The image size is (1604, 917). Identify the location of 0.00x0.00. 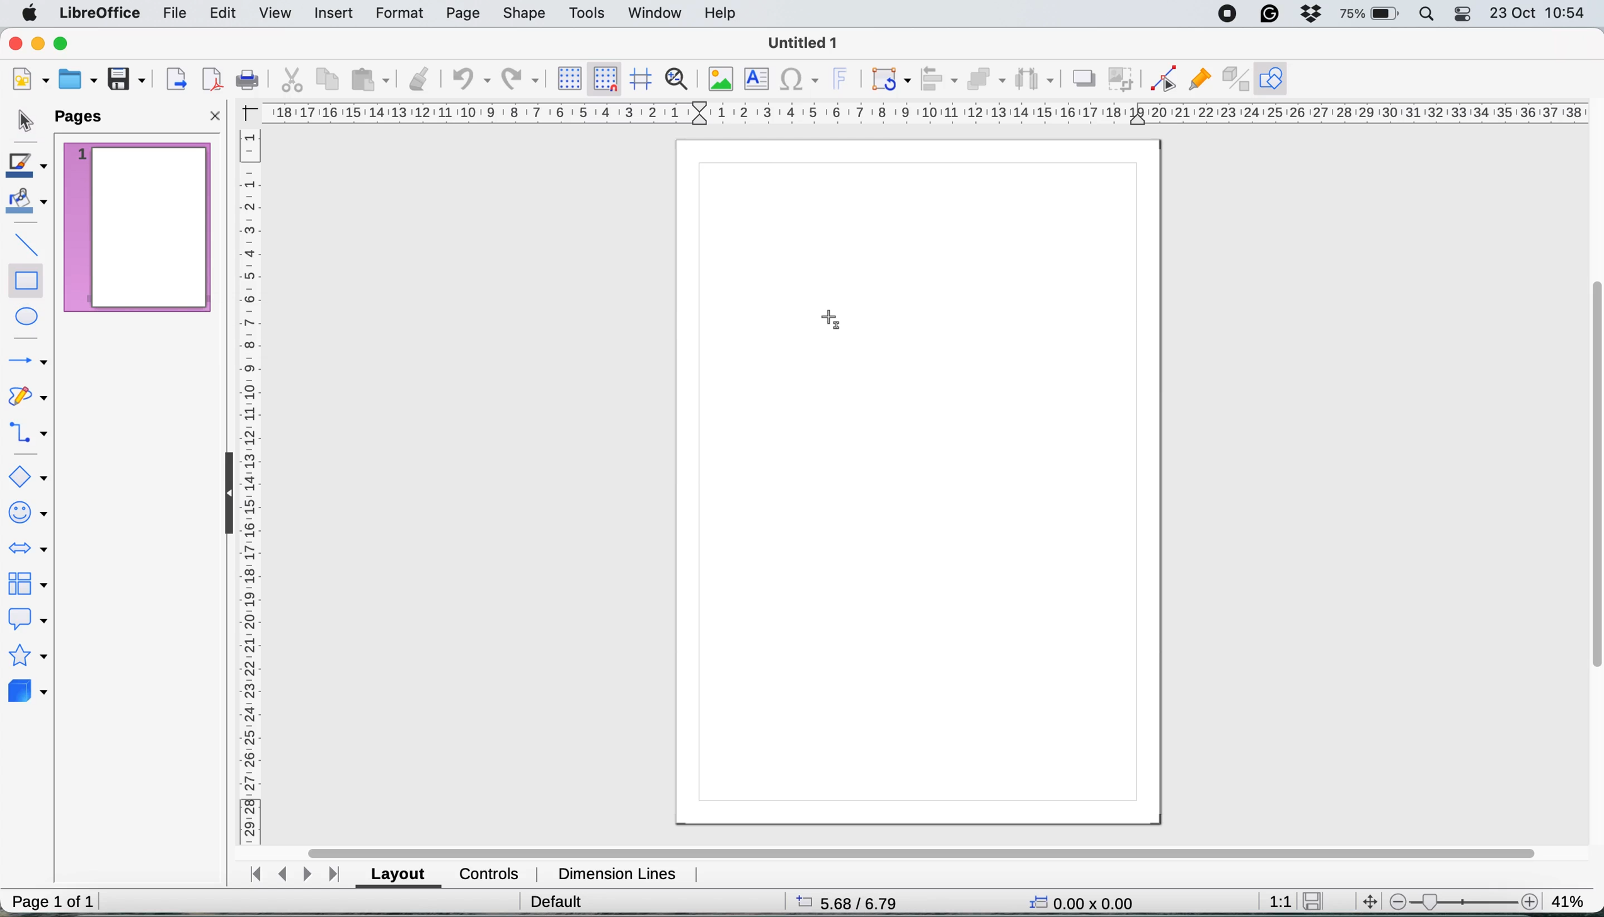
(1082, 901).